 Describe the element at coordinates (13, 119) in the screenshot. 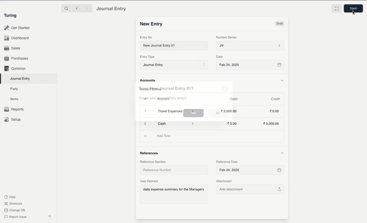

I see `Setup` at that location.